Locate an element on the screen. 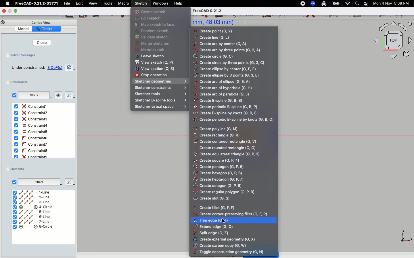  Robot is located at coordinates (324, 4).